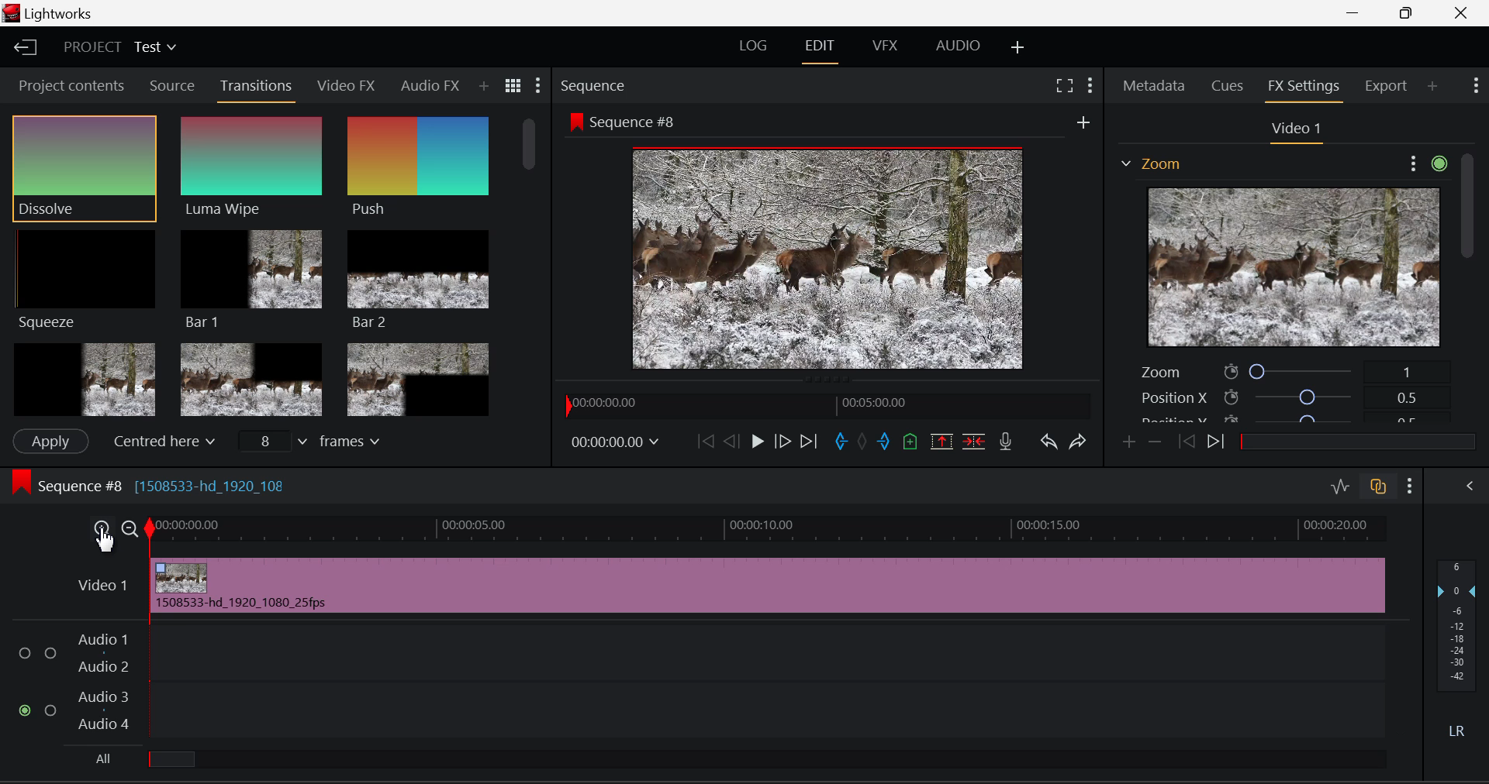  What do you see at coordinates (1341, 487) in the screenshot?
I see `Toggle Audio Levels Editing` at bounding box center [1341, 487].